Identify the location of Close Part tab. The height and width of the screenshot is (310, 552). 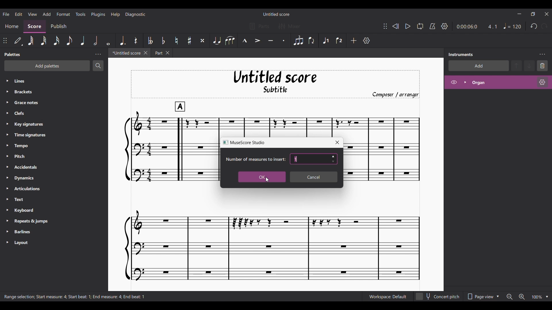
(168, 53).